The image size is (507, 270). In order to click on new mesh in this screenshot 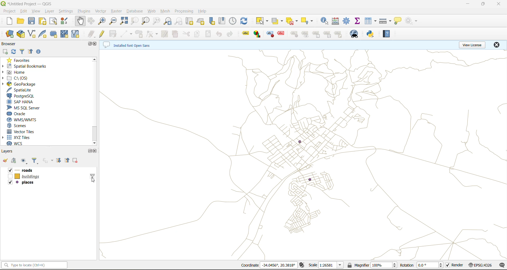, I will do `click(66, 35)`.